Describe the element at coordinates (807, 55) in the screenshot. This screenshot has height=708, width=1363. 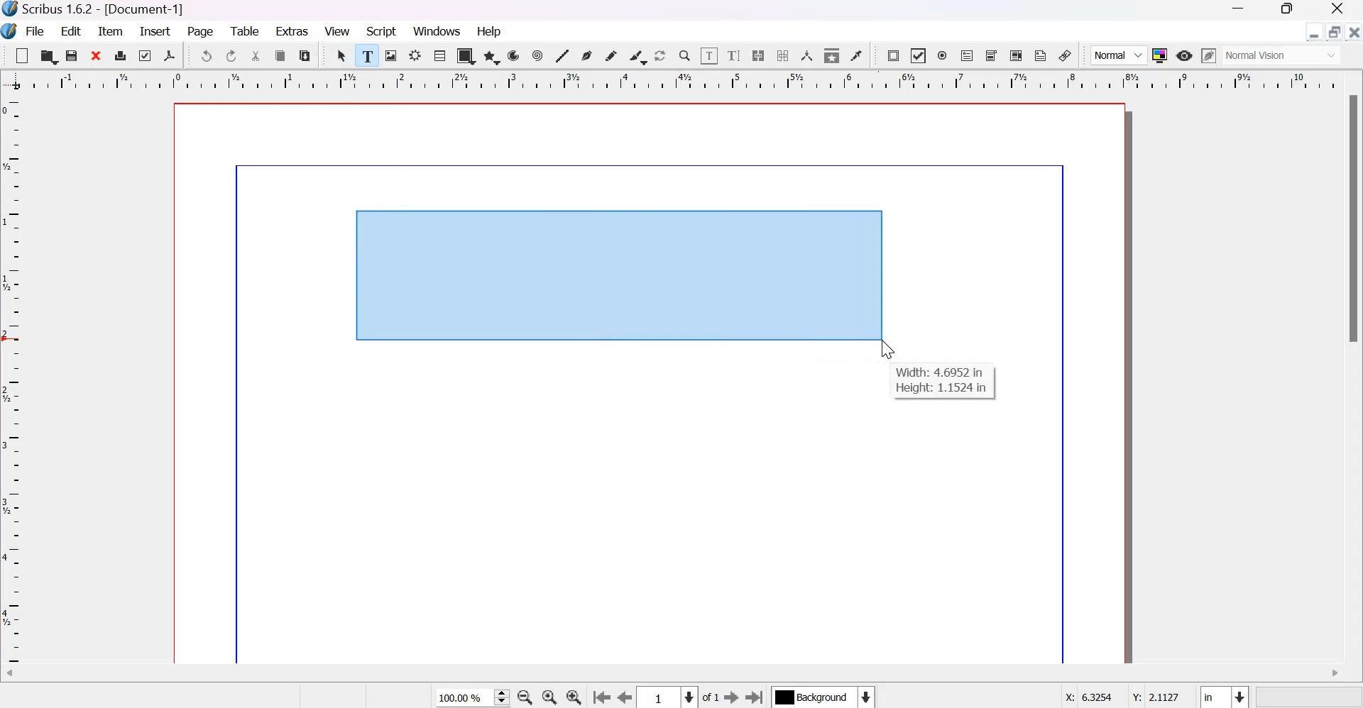
I see `measurements` at that location.